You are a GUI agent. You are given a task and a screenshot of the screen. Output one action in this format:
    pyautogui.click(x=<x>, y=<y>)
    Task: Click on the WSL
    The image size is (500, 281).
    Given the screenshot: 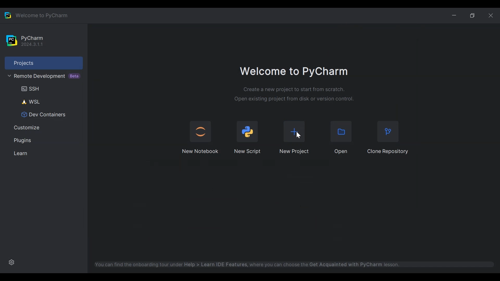 What is the action you would take?
    pyautogui.click(x=28, y=102)
    